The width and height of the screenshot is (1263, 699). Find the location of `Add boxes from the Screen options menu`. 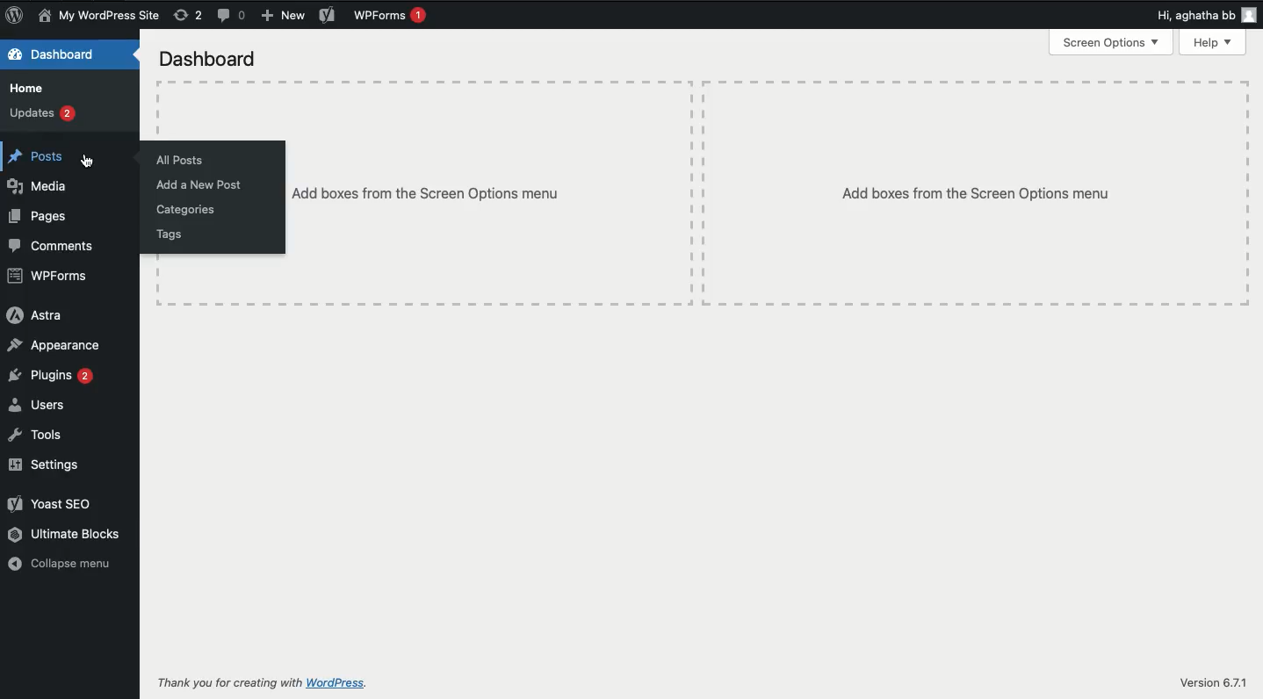

Add boxes from the Screen options menu is located at coordinates (975, 193).